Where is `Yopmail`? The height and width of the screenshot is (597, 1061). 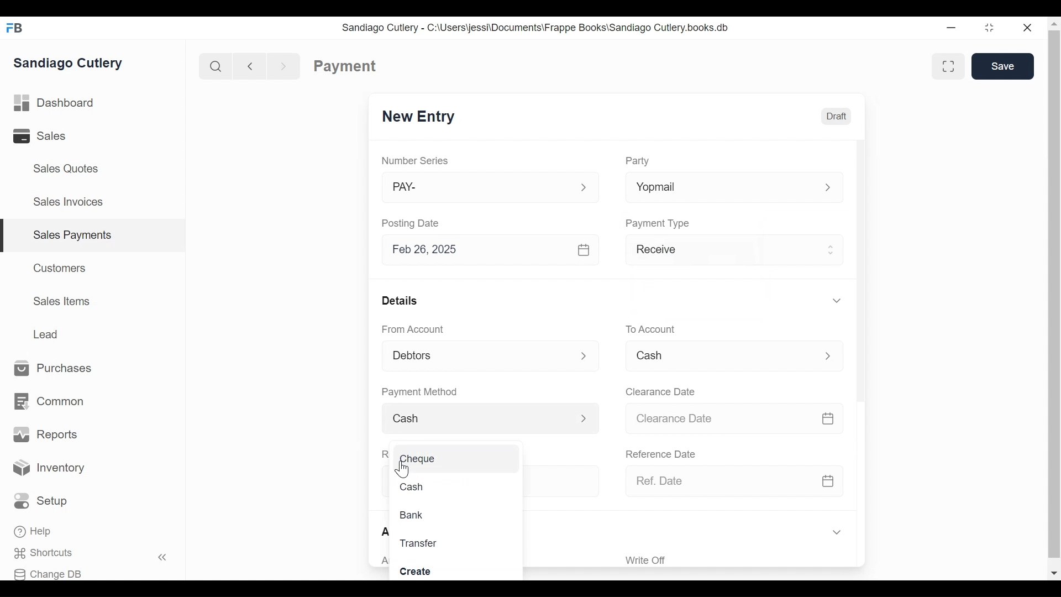 Yopmail is located at coordinates (720, 188).